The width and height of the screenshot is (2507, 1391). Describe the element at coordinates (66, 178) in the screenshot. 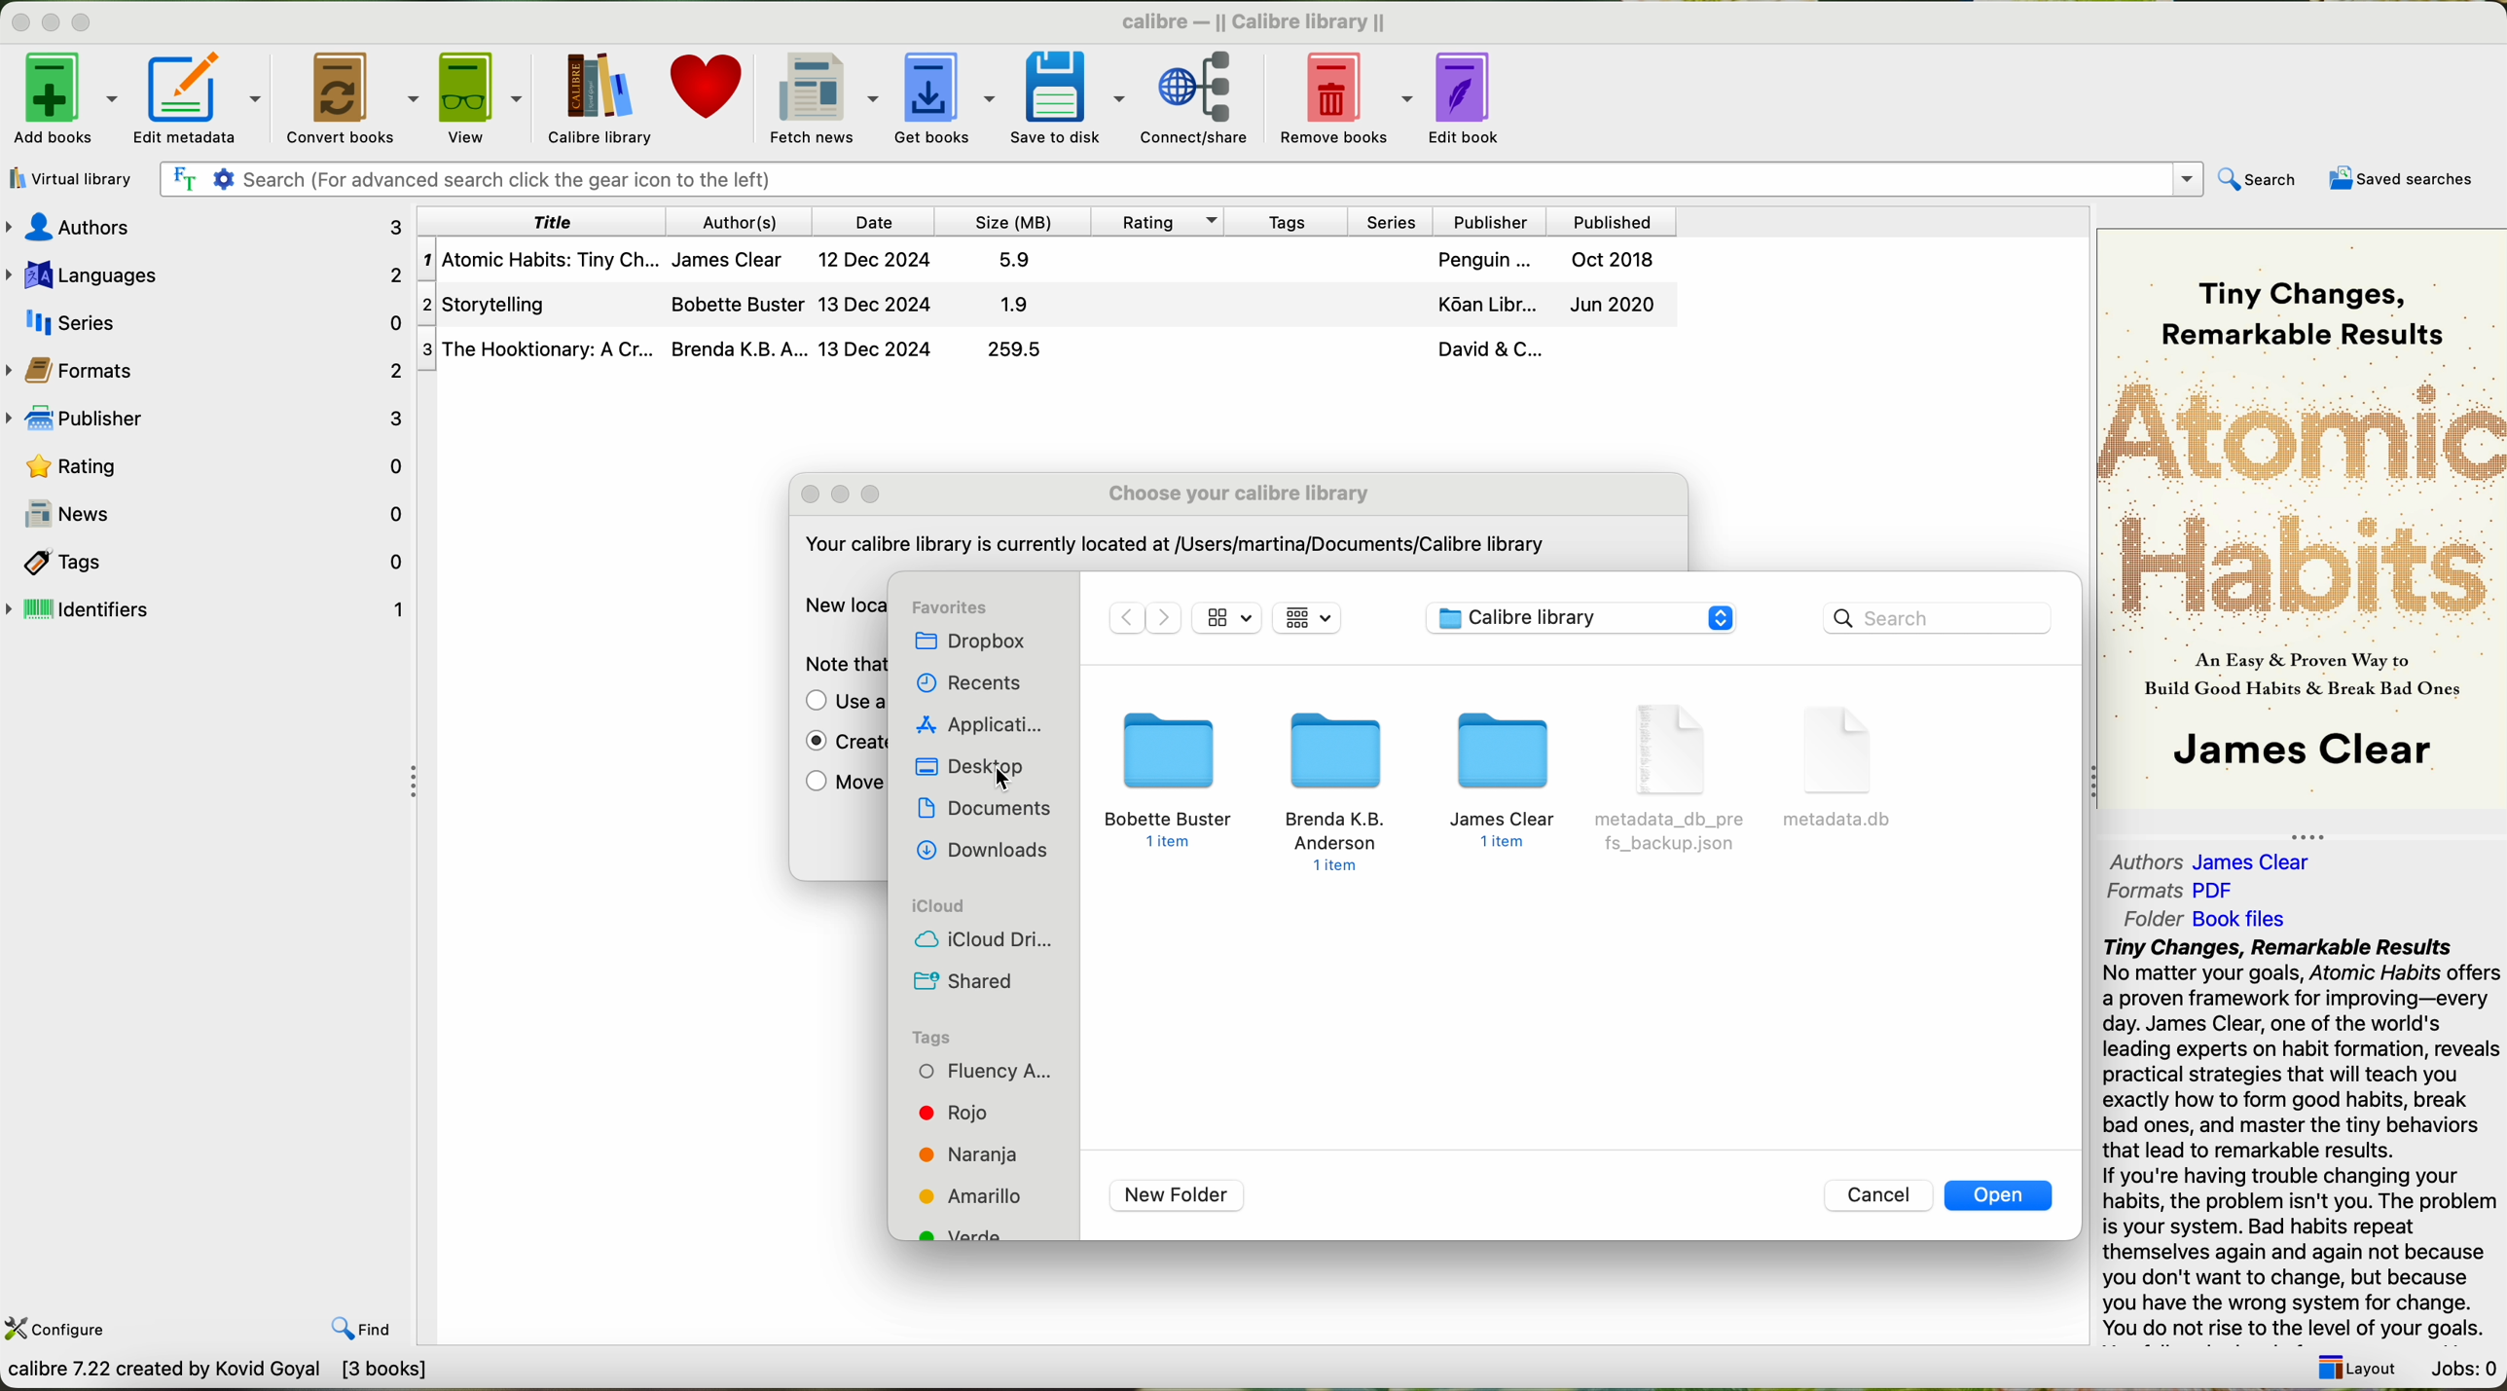

I see `virtual library` at that location.